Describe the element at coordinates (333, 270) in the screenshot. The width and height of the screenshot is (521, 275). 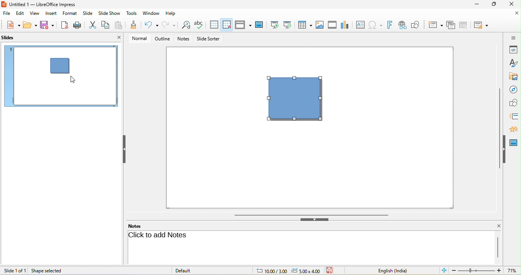
I see `the document has not been modified since the last save` at that location.